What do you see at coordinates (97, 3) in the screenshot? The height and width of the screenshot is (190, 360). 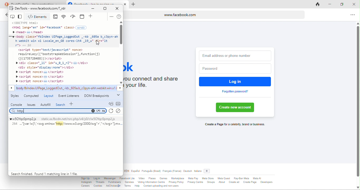 I see `facebook-log in or sign in` at bounding box center [97, 3].